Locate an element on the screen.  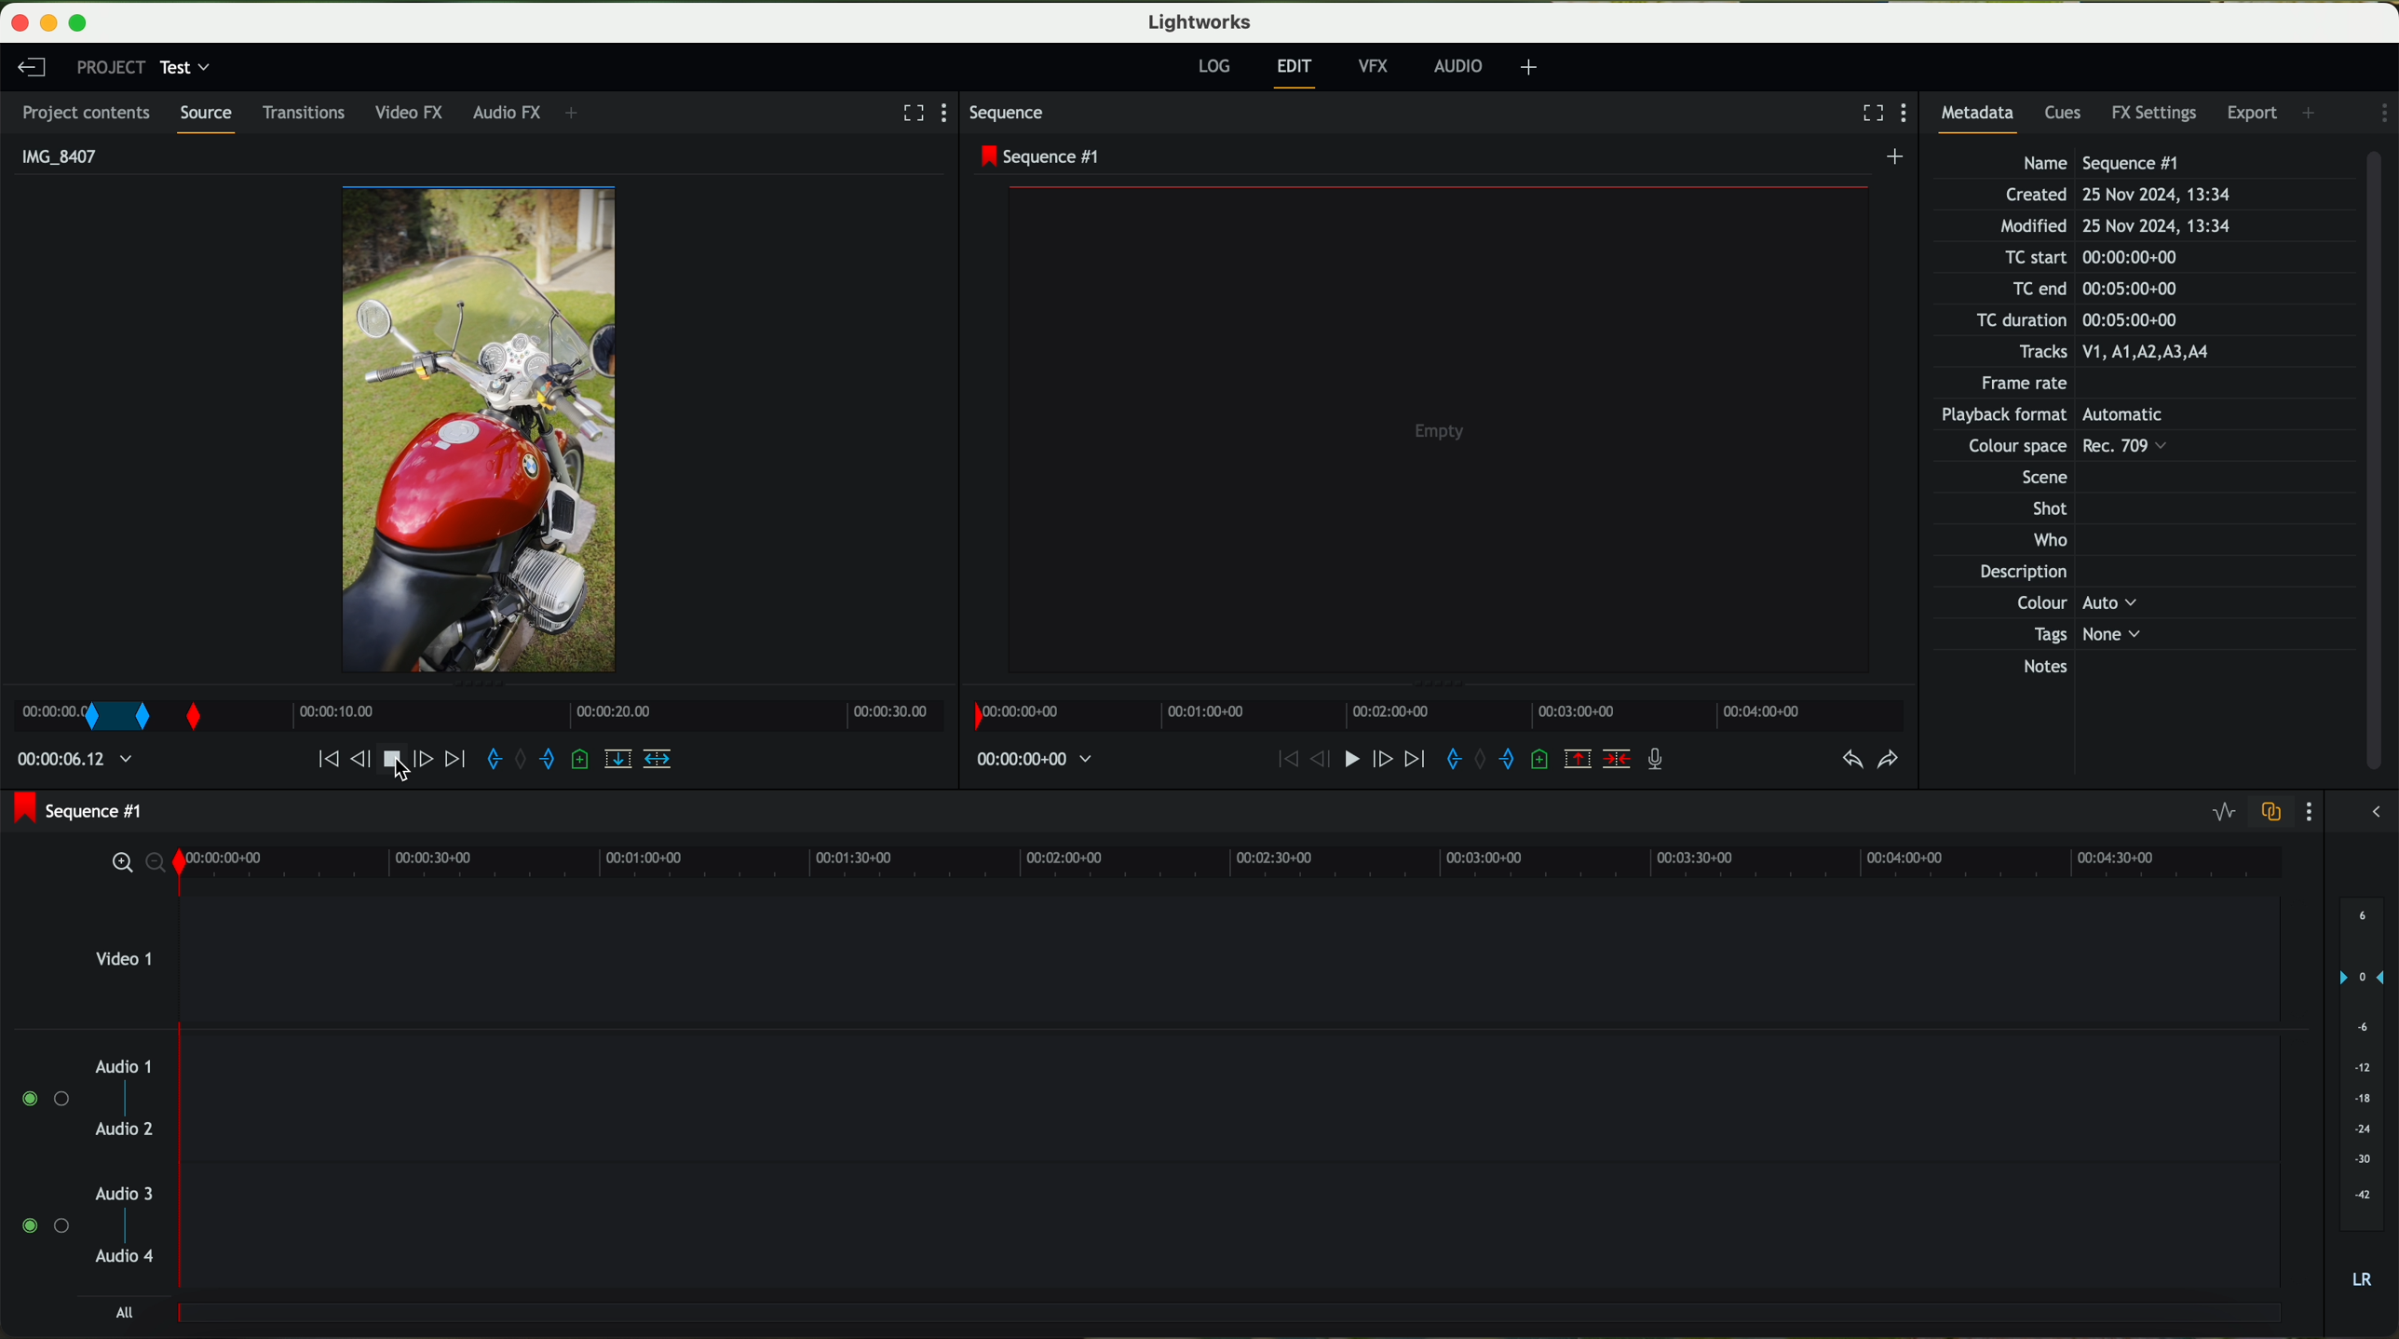
Name is located at coordinates (2106, 162).